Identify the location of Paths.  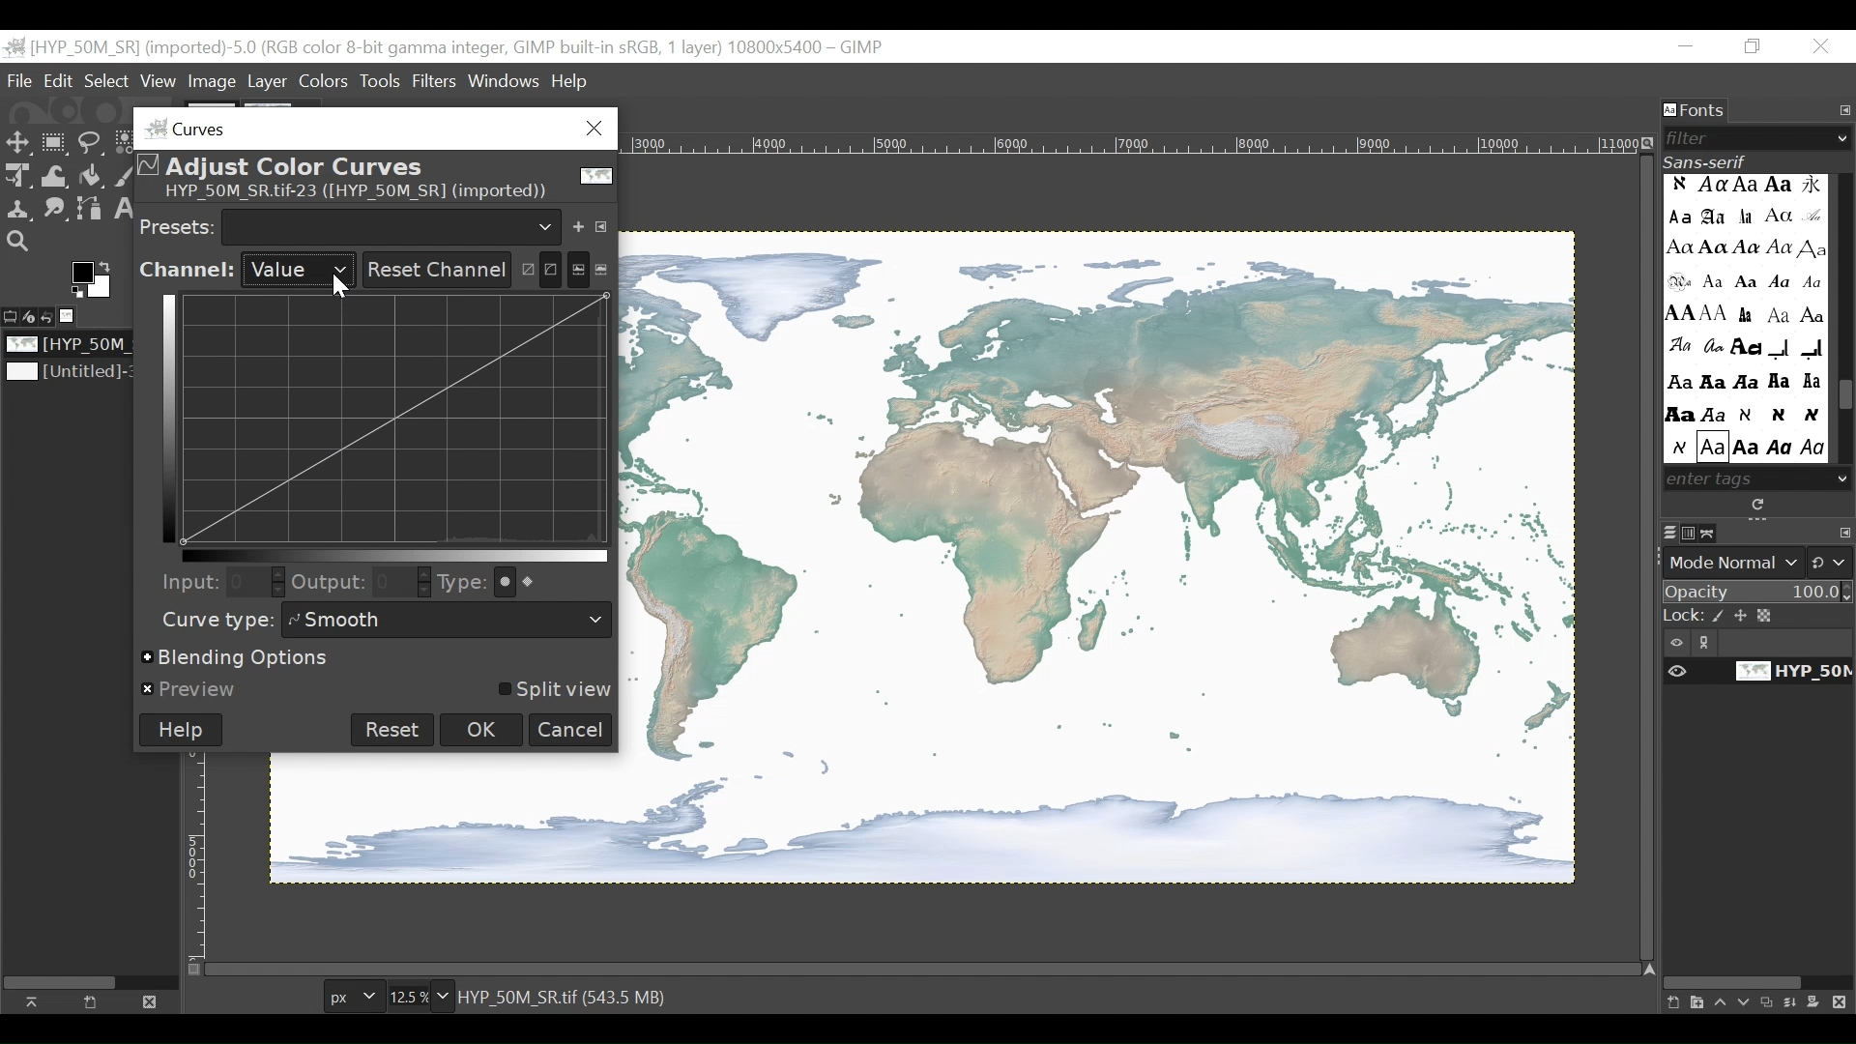
(1714, 533).